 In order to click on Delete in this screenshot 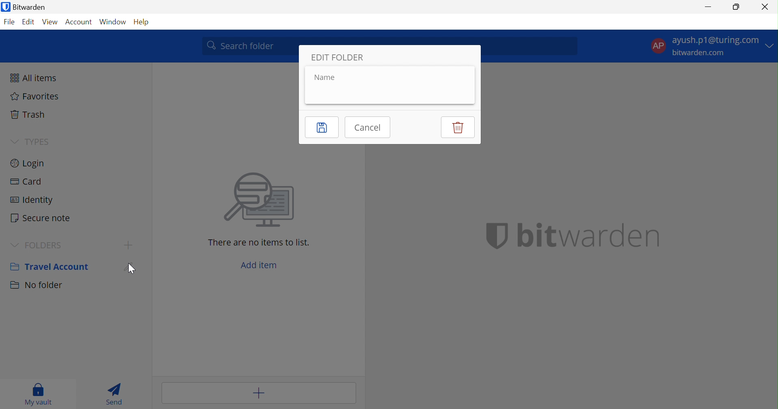, I will do `click(457, 127)`.